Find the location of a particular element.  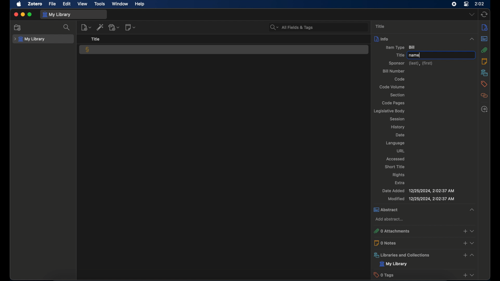

tools is located at coordinates (99, 3).